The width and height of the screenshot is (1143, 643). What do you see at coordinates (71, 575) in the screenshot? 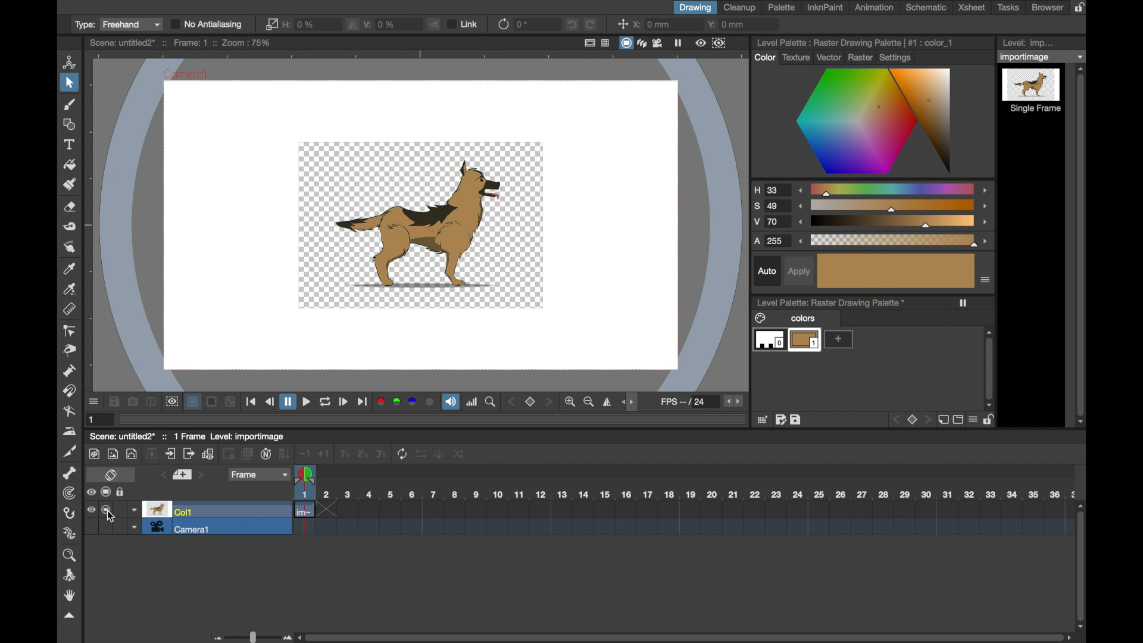
I see `rotate tool` at bounding box center [71, 575].